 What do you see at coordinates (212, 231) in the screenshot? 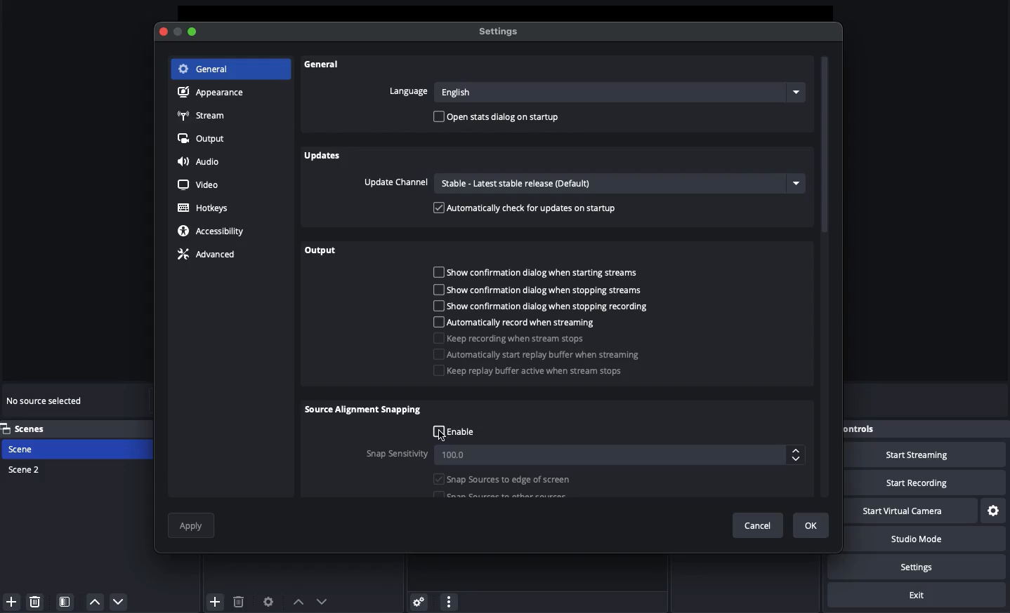
I see `Accessibility ` at bounding box center [212, 231].